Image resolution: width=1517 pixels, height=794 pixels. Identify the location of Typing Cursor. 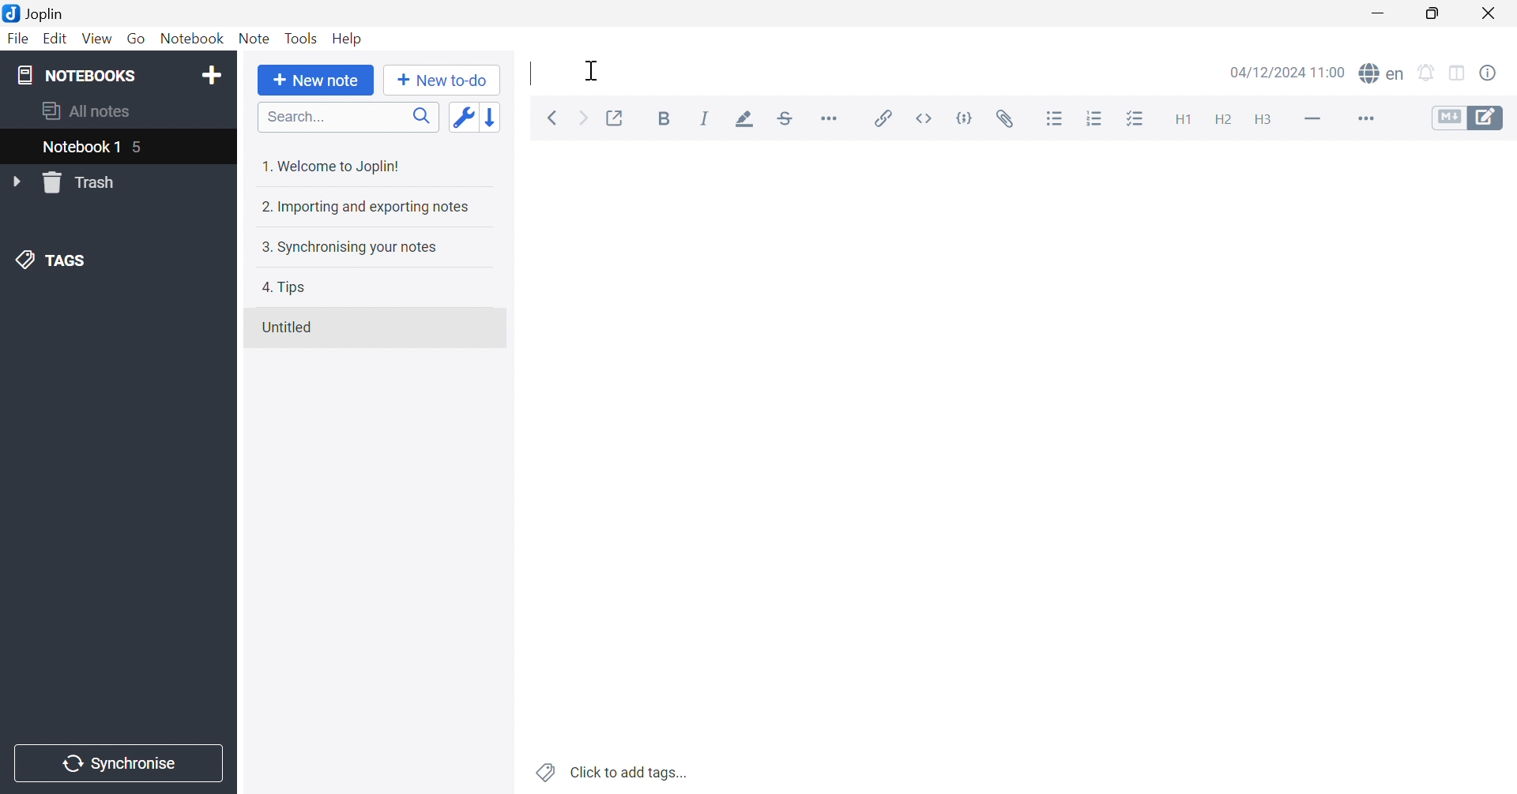
(535, 75).